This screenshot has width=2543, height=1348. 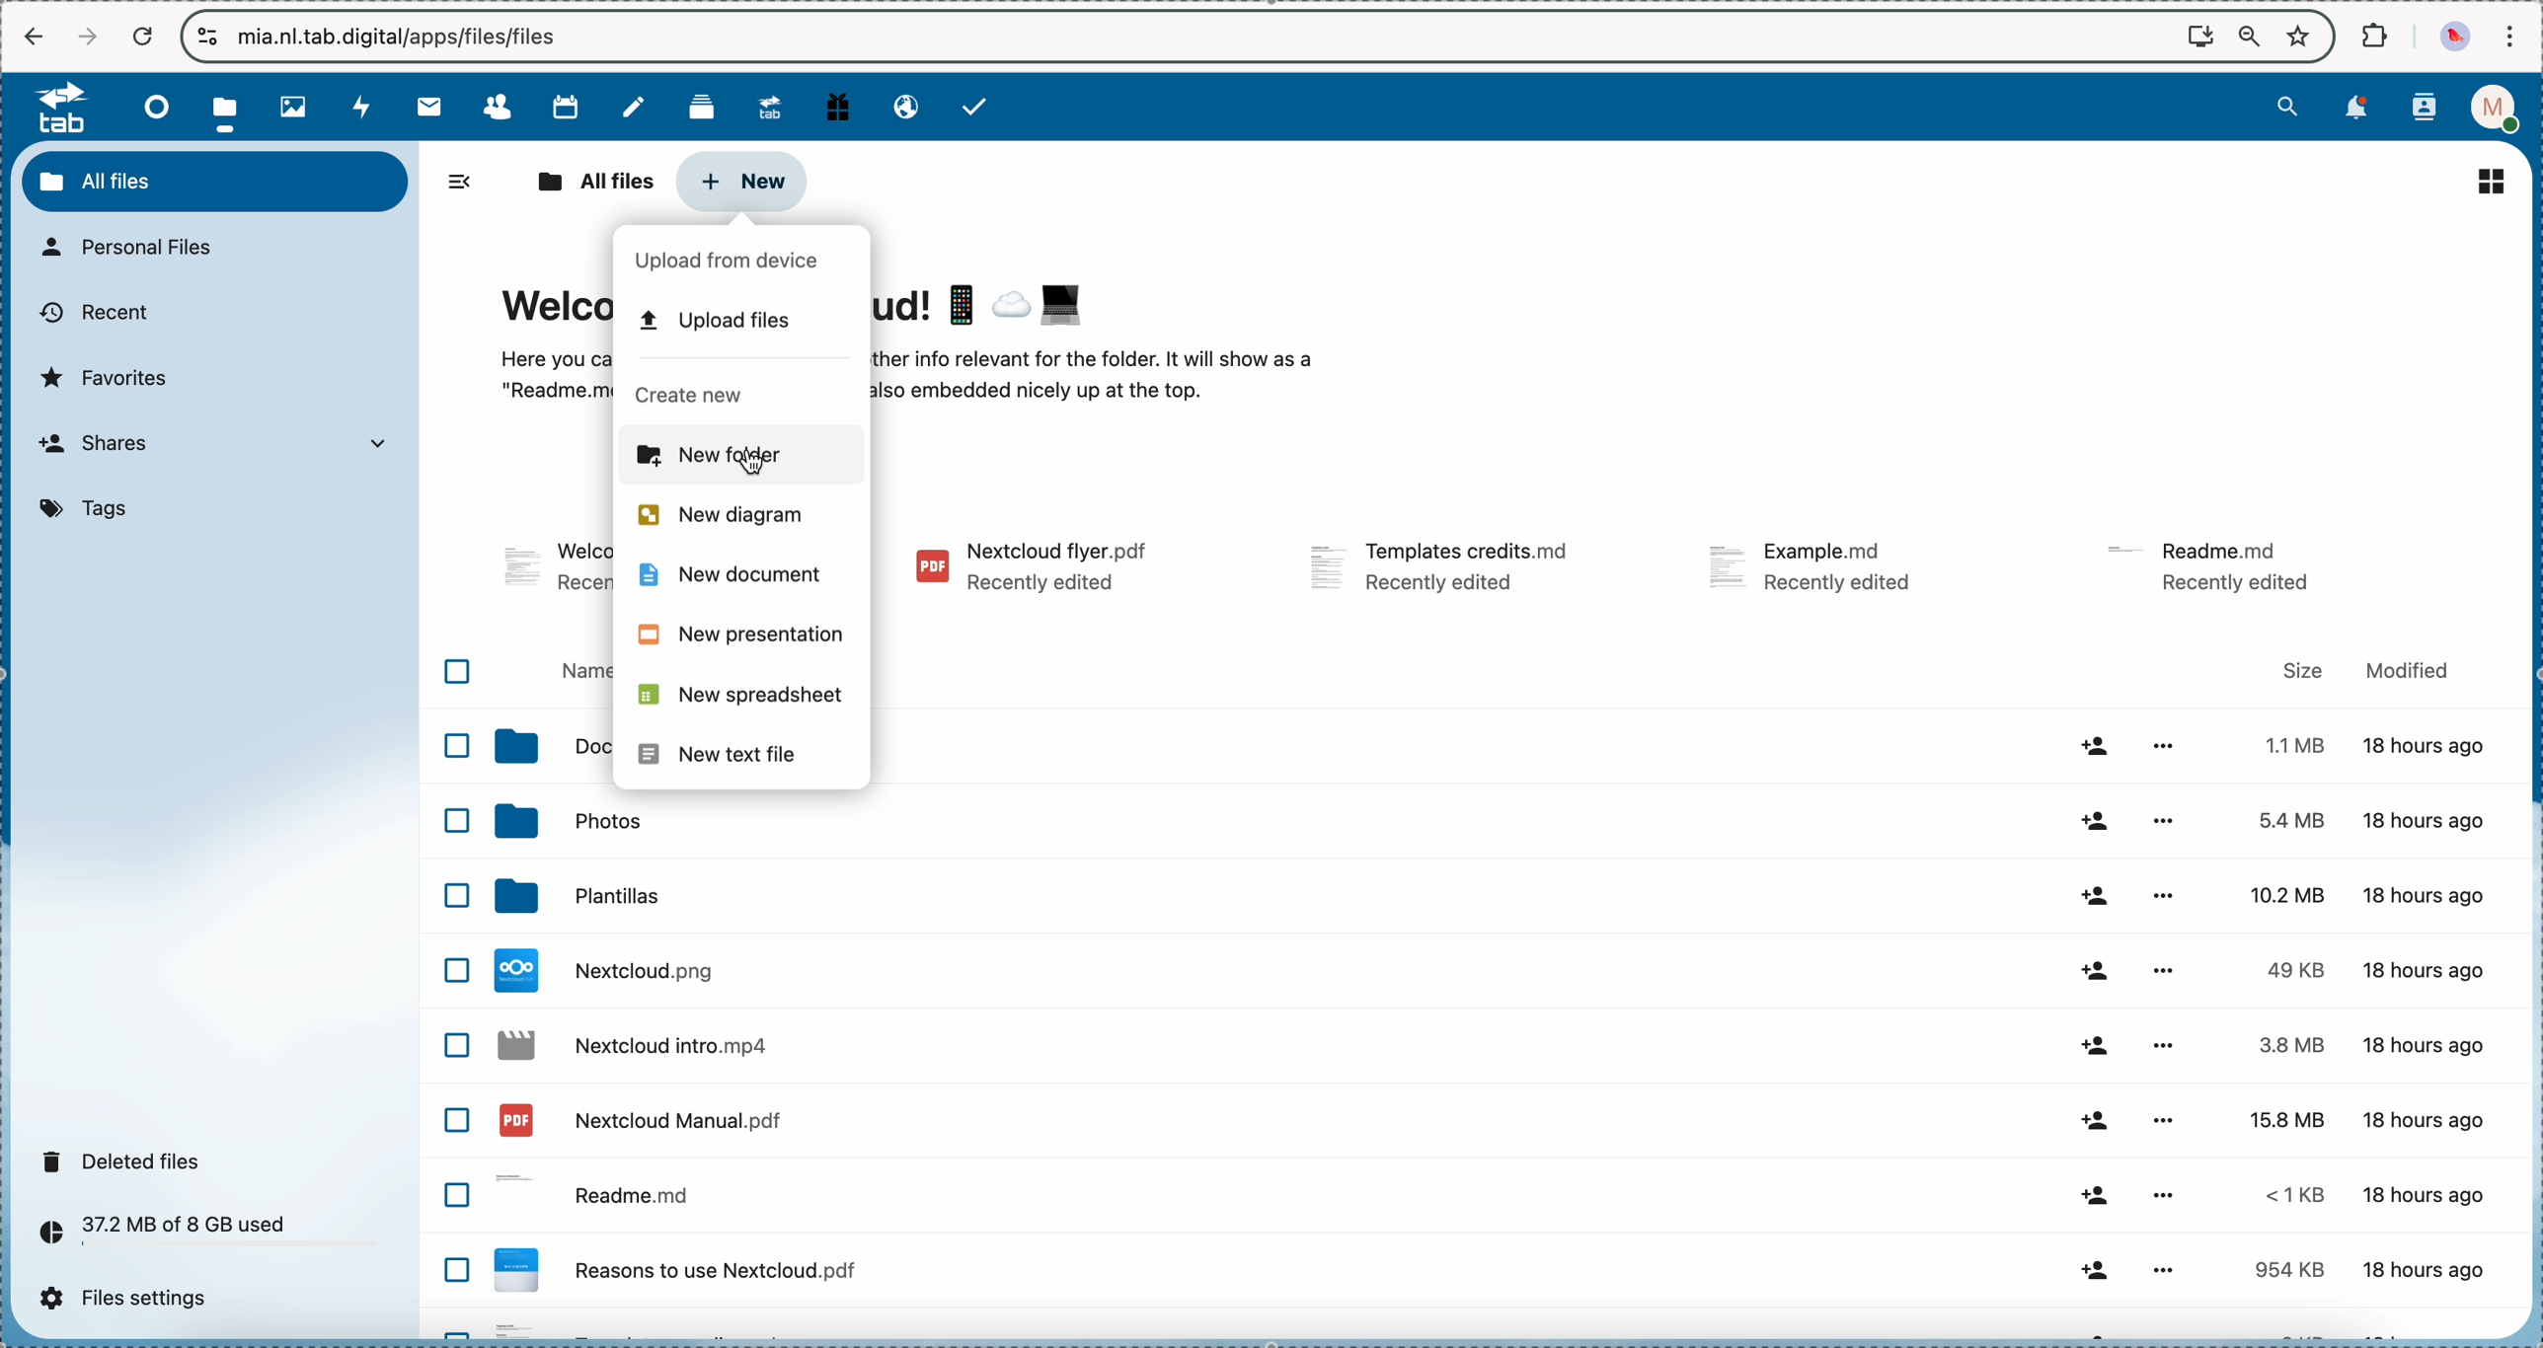 What do you see at coordinates (2161, 896) in the screenshot?
I see `more options` at bounding box center [2161, 896].